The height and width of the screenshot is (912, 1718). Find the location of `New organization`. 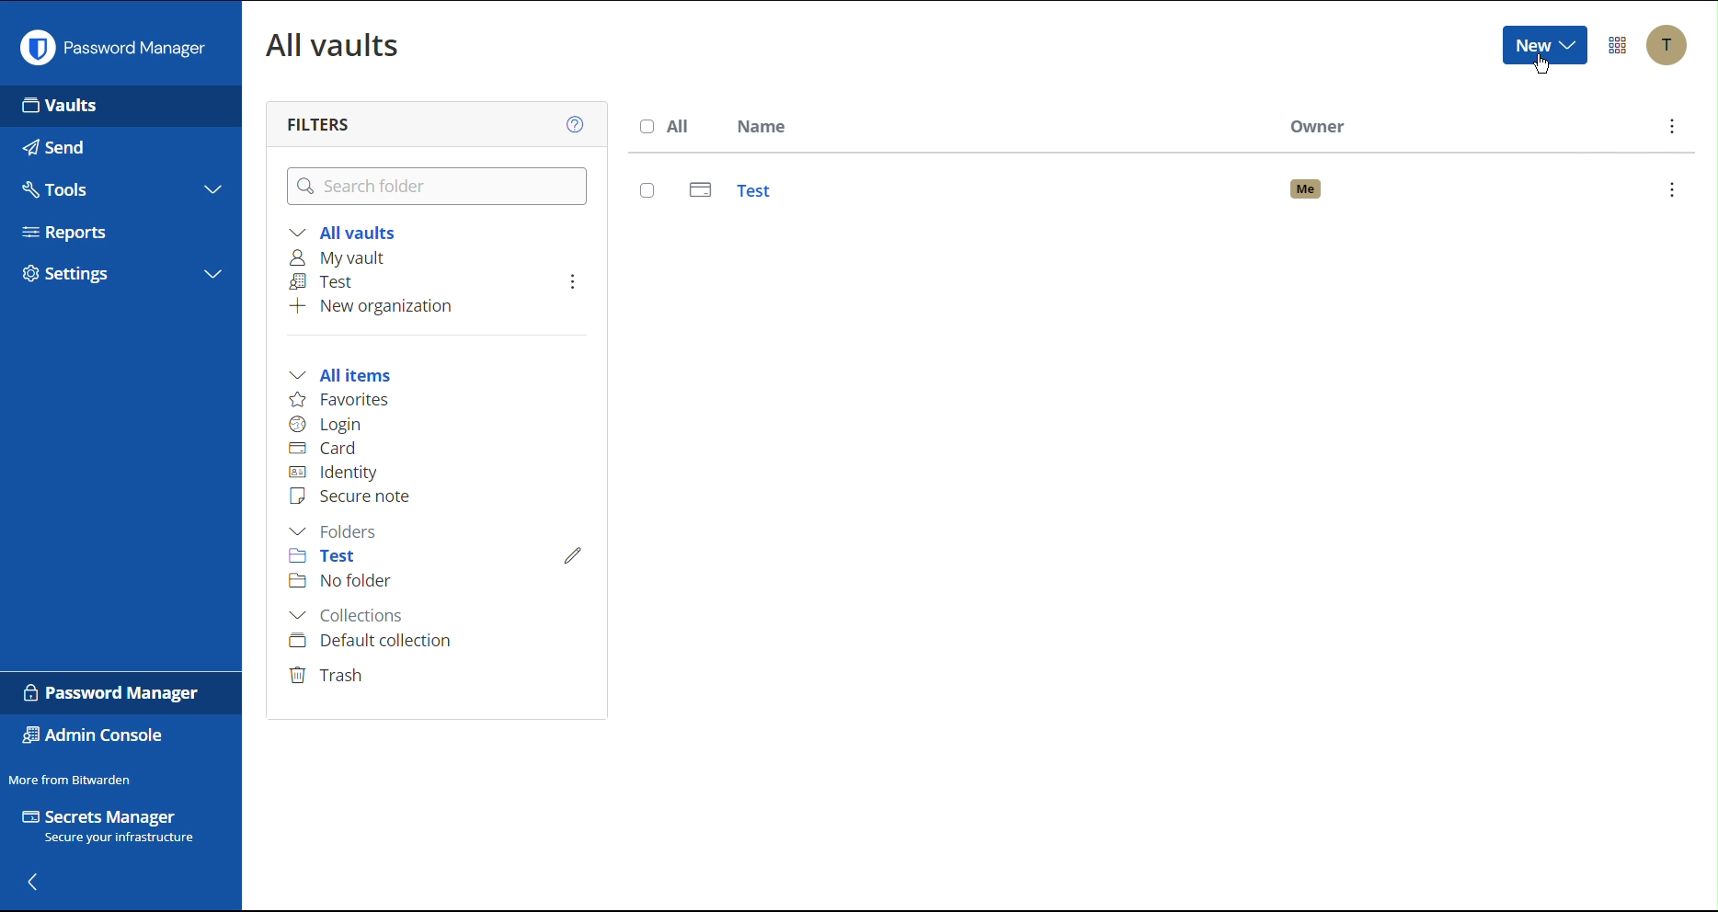

New organization is located at coordinates (367, 305).